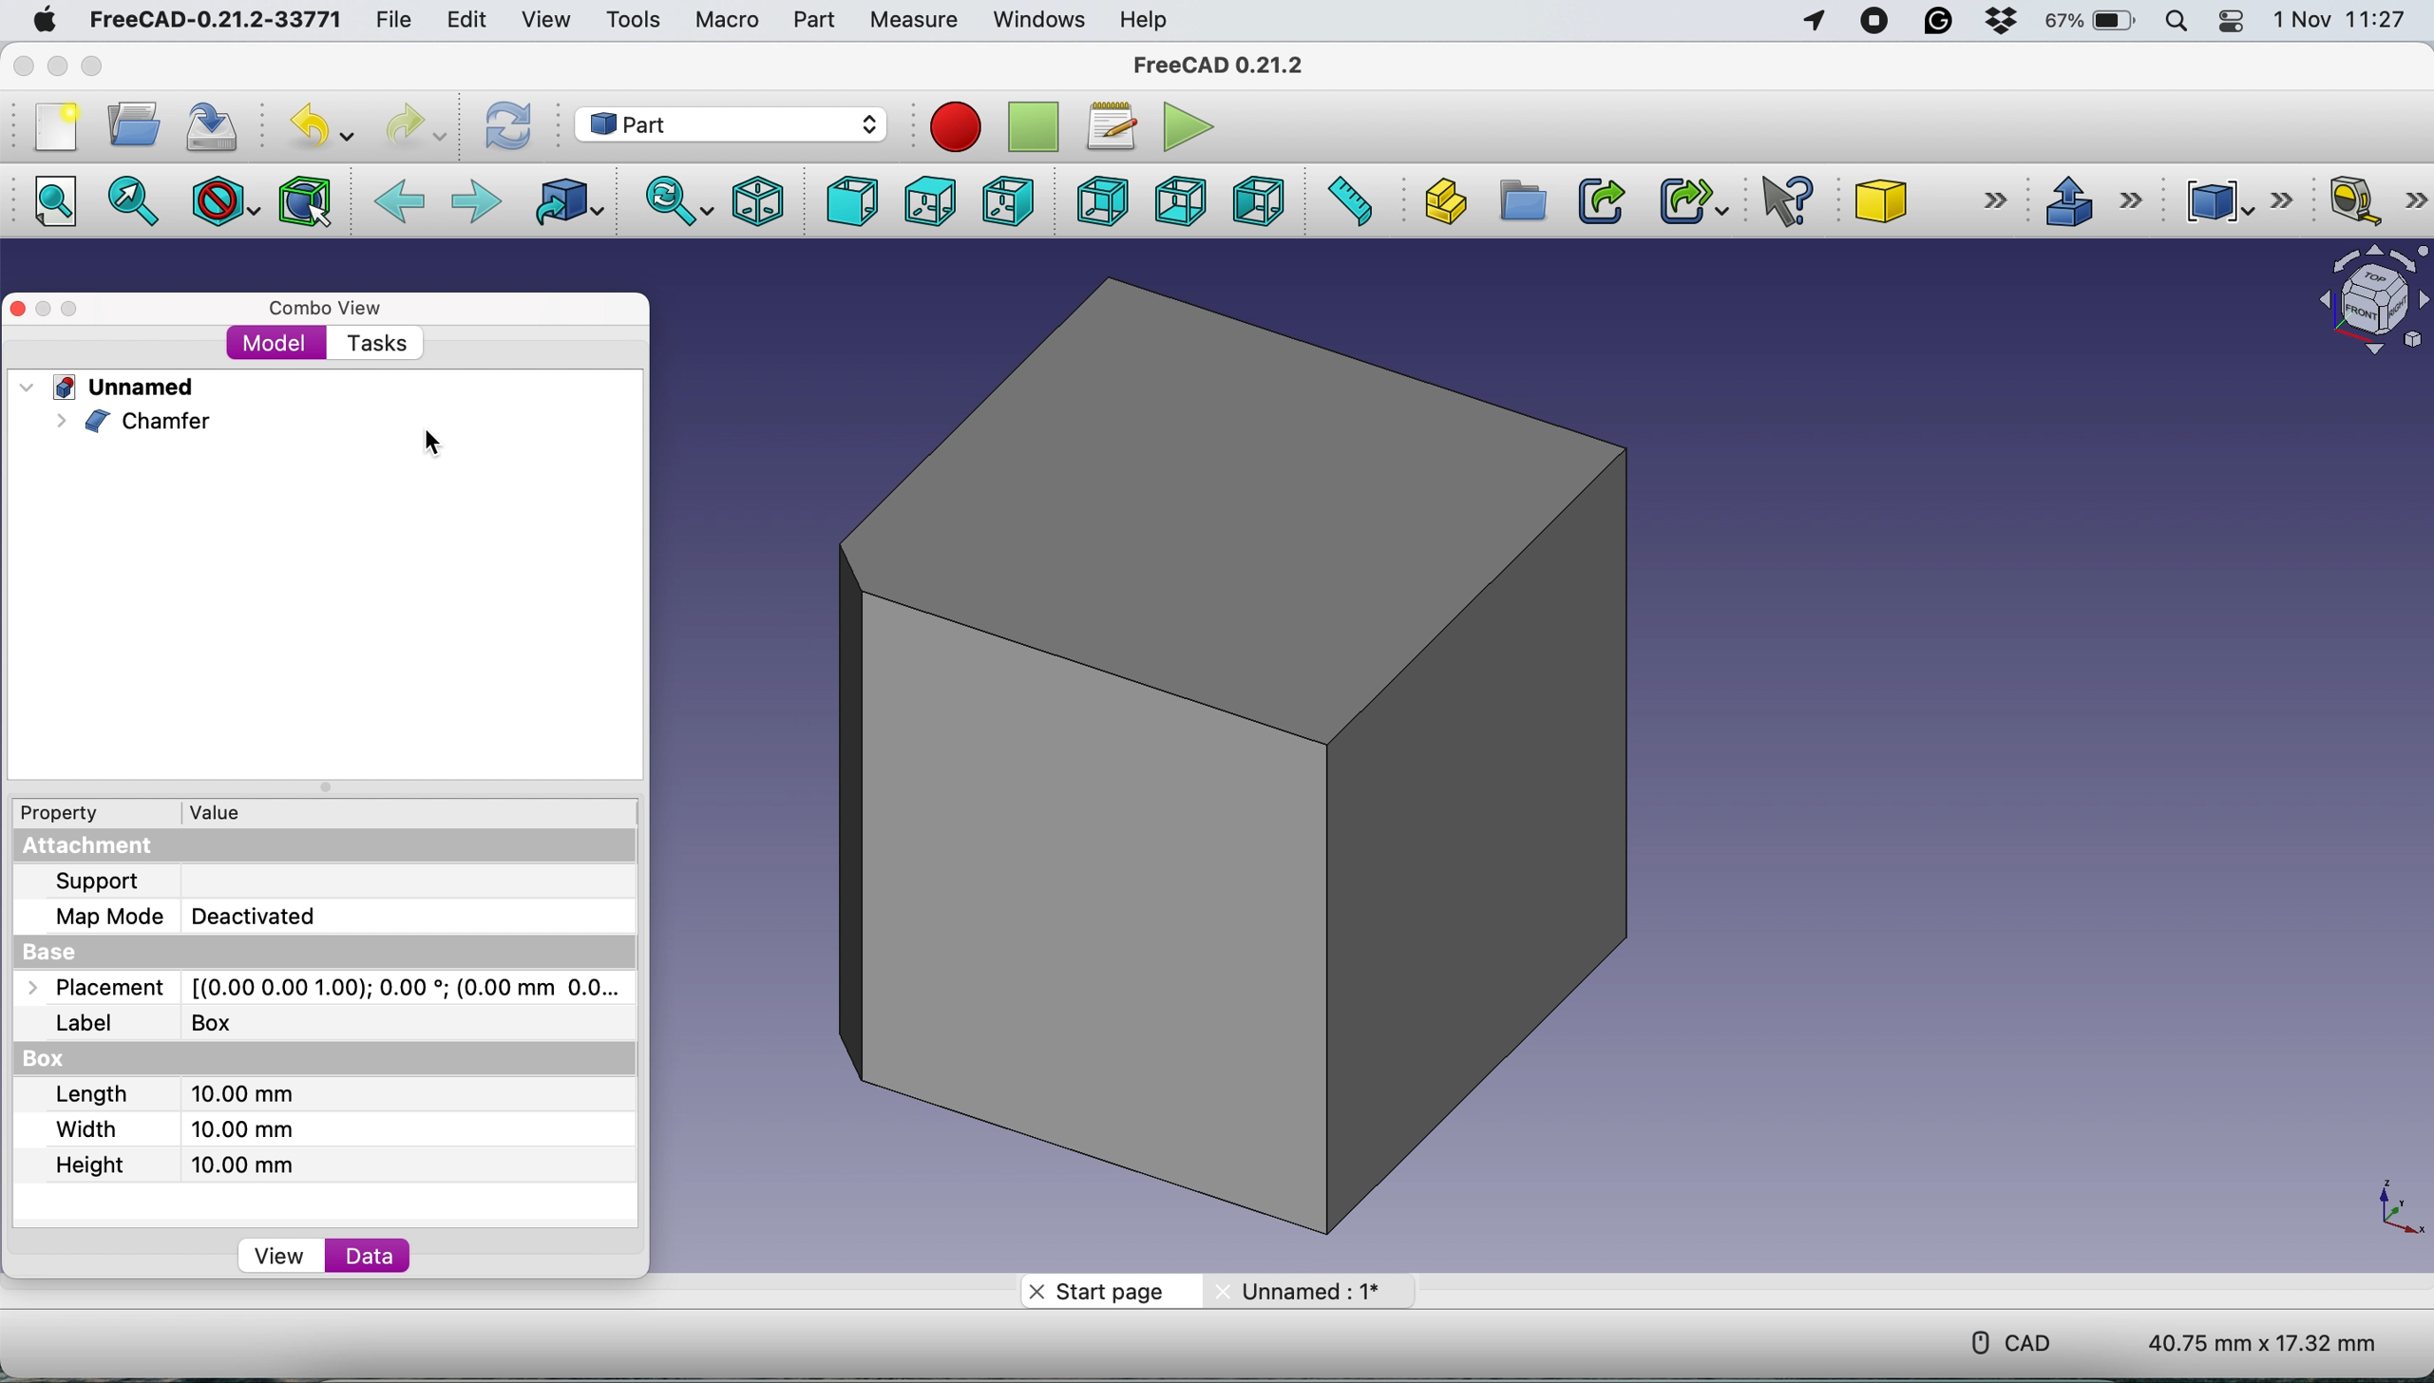  What do you see at coordinates (85, 847) in the screenshot?
I see `attachement` at bounding box center [85, 847].